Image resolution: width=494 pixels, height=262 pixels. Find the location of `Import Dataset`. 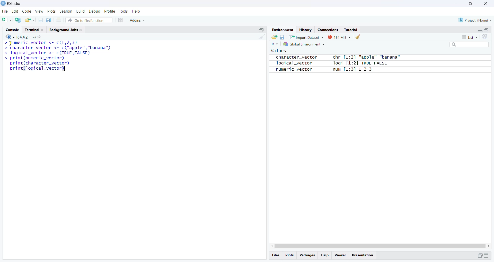

Import Dataset is located at coordinates (306, 37).